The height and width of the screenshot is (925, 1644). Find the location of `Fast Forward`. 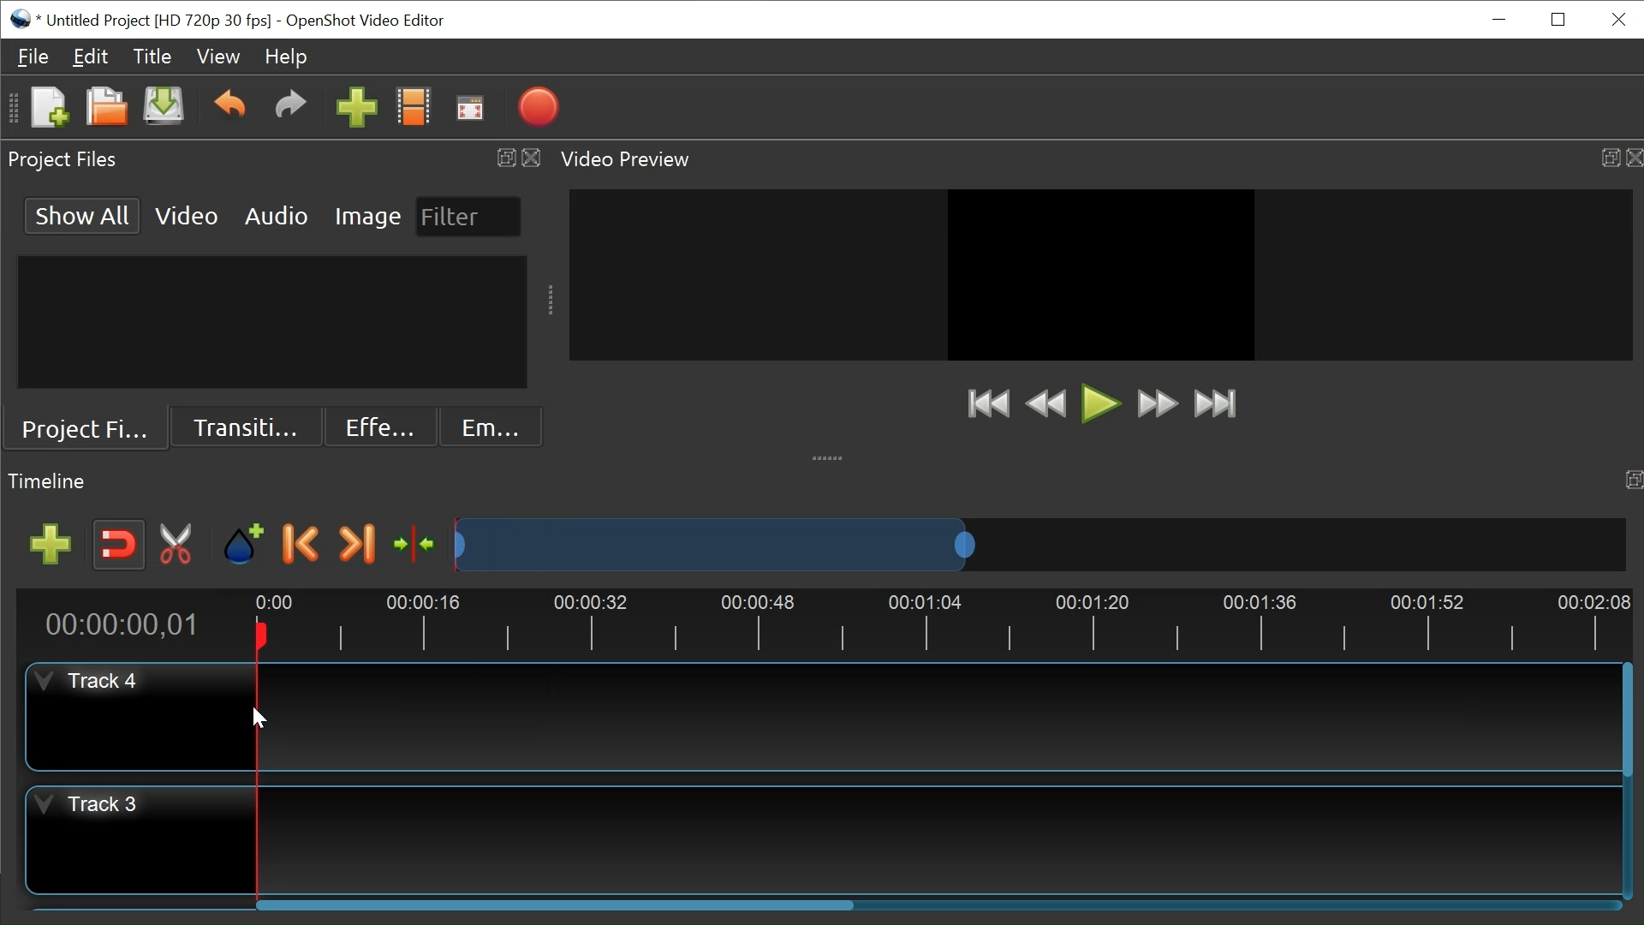

Fast Forward is located at coordinates (1154, 403).